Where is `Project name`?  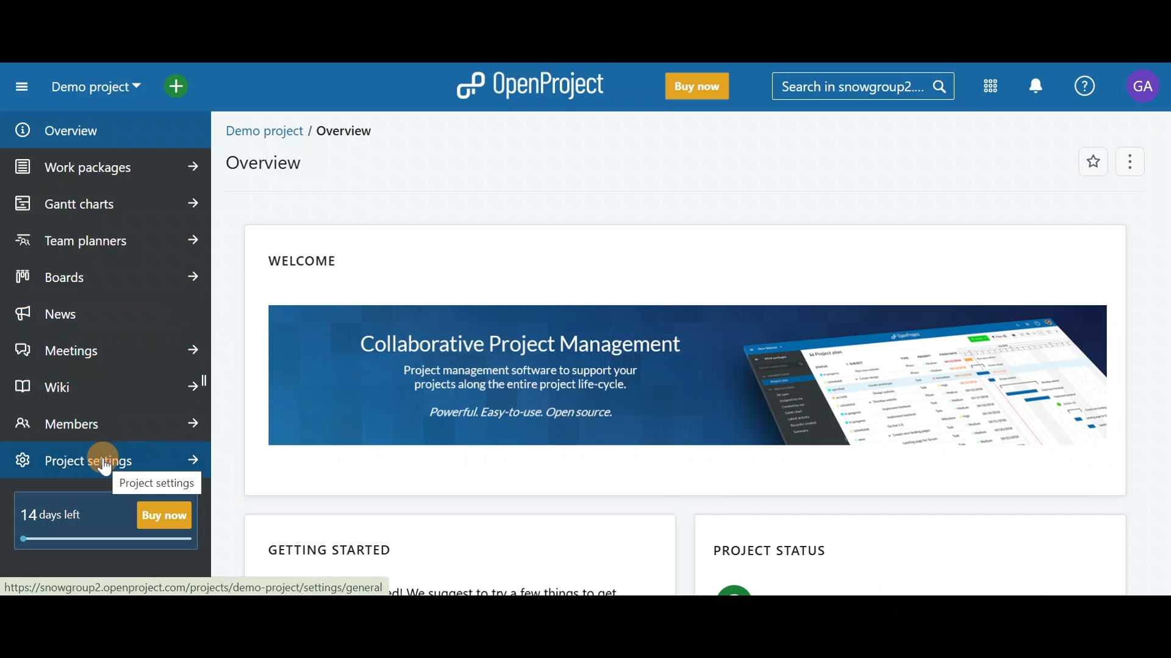
Project name is located at coordinates (93, 87).